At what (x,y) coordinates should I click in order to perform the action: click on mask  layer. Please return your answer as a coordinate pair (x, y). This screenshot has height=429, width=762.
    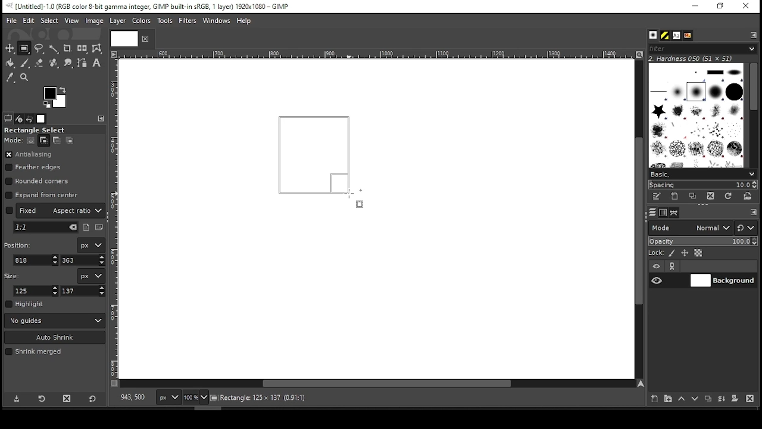
    Looking at the image, I should click on (735, 399).